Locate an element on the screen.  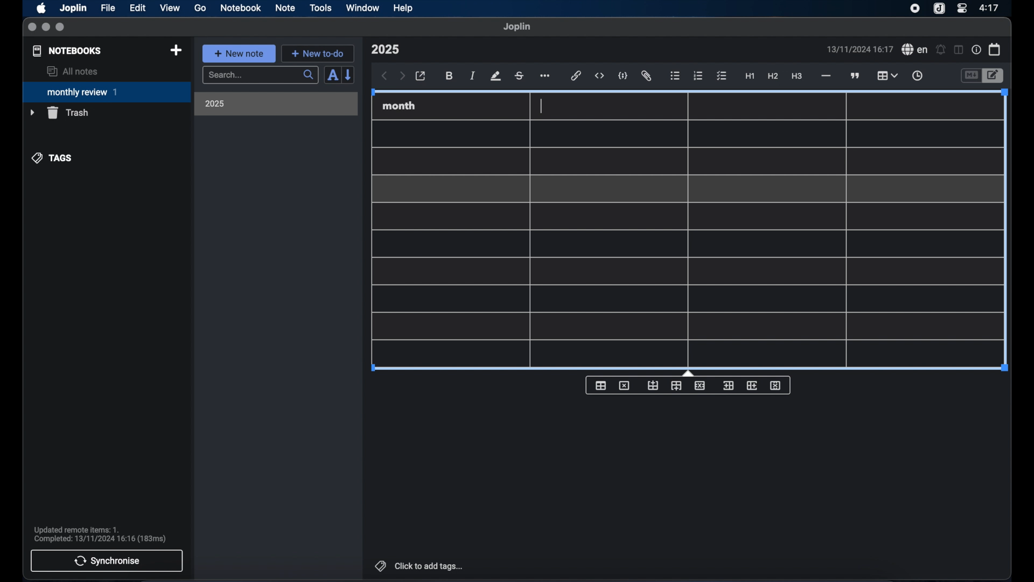
insert time is located at coordinates (917, 76).